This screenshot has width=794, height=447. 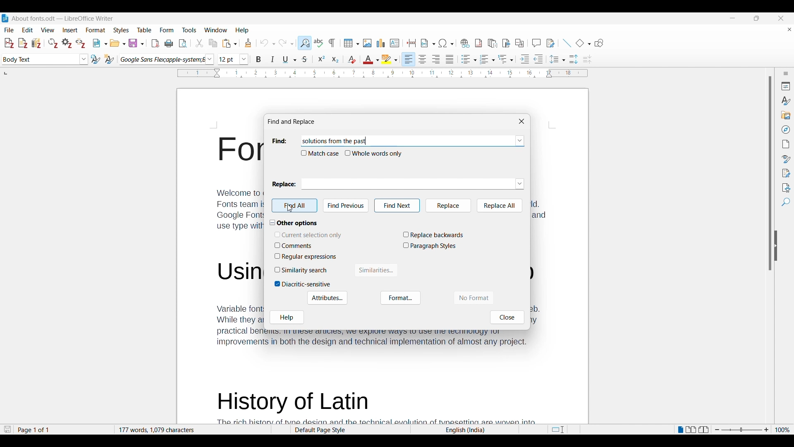 What do you see at coordinates (785, 144) in the screenshot?
I see `Page` at bounding box center [785, 144].